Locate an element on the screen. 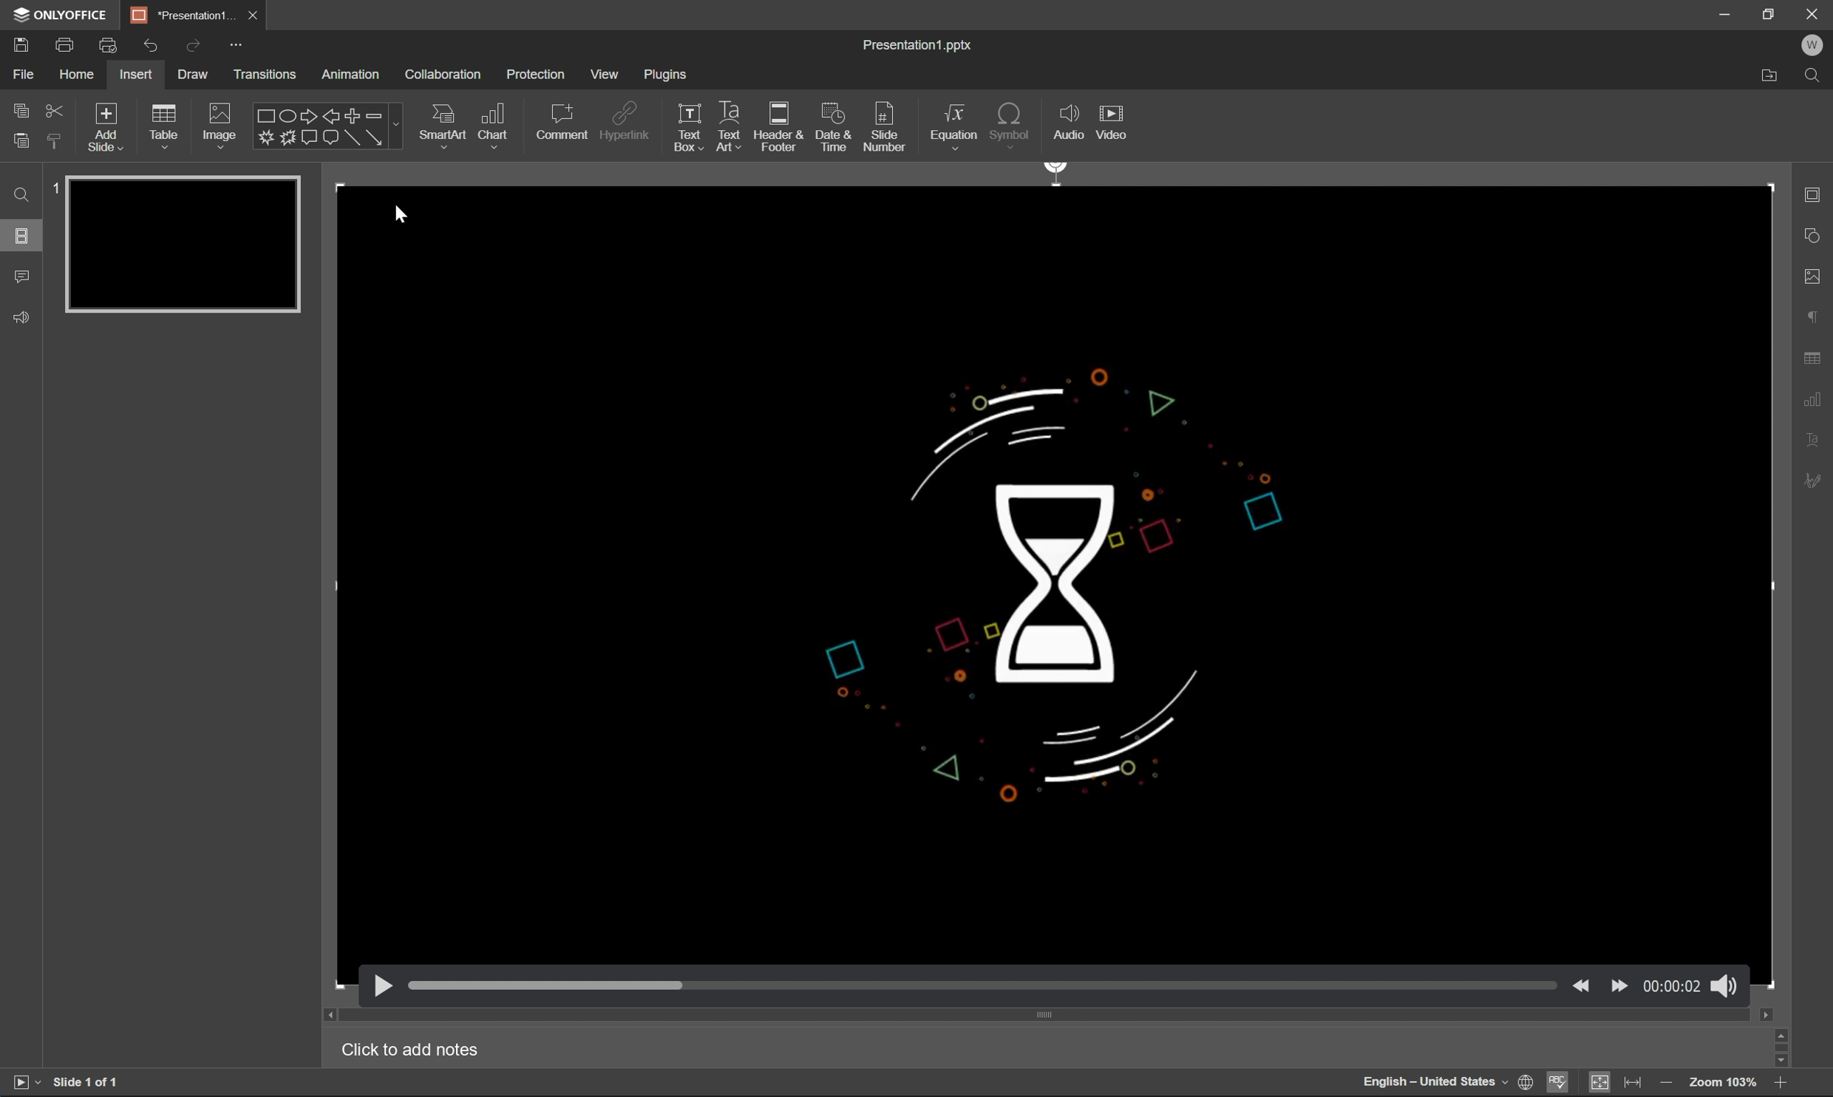 This screenshot has height=1097, width=1833. paragraph settings is located at coordinates (1814, 312).